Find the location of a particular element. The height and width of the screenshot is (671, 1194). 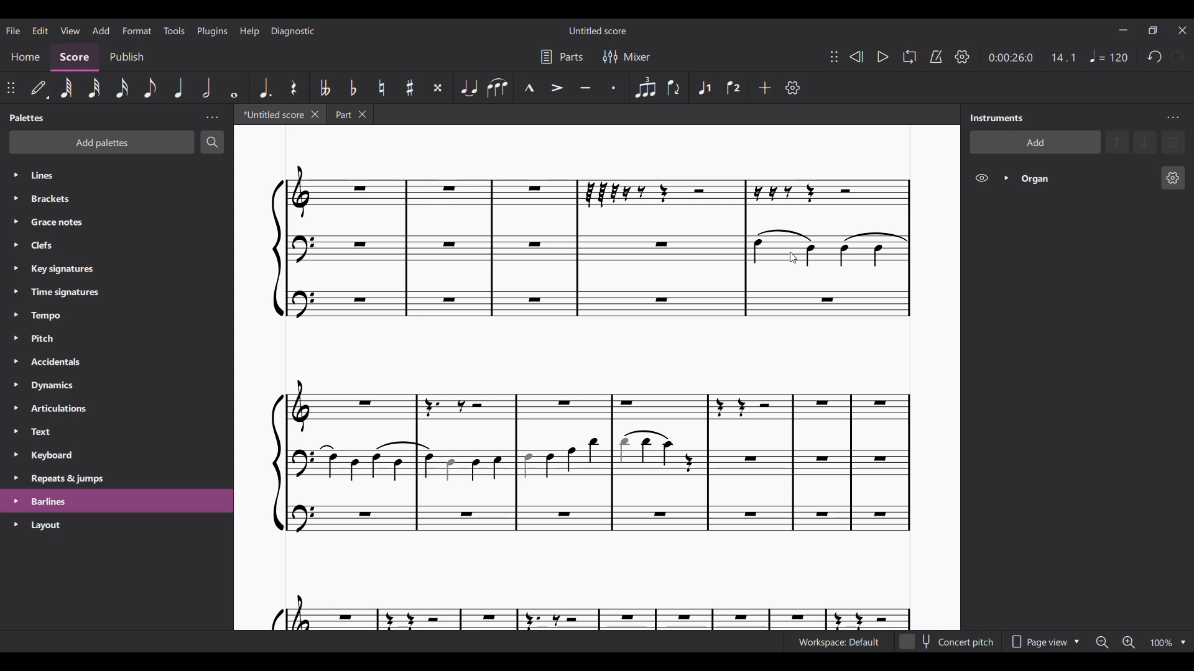

Flip direction is located at coordinates (674, 88).